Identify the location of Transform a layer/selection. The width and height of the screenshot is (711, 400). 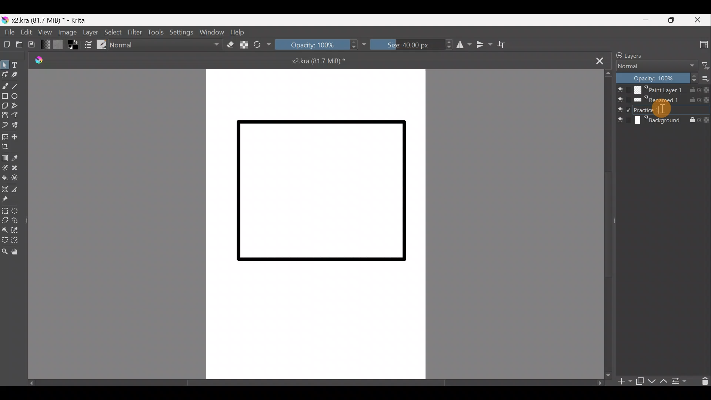
(5, 134).